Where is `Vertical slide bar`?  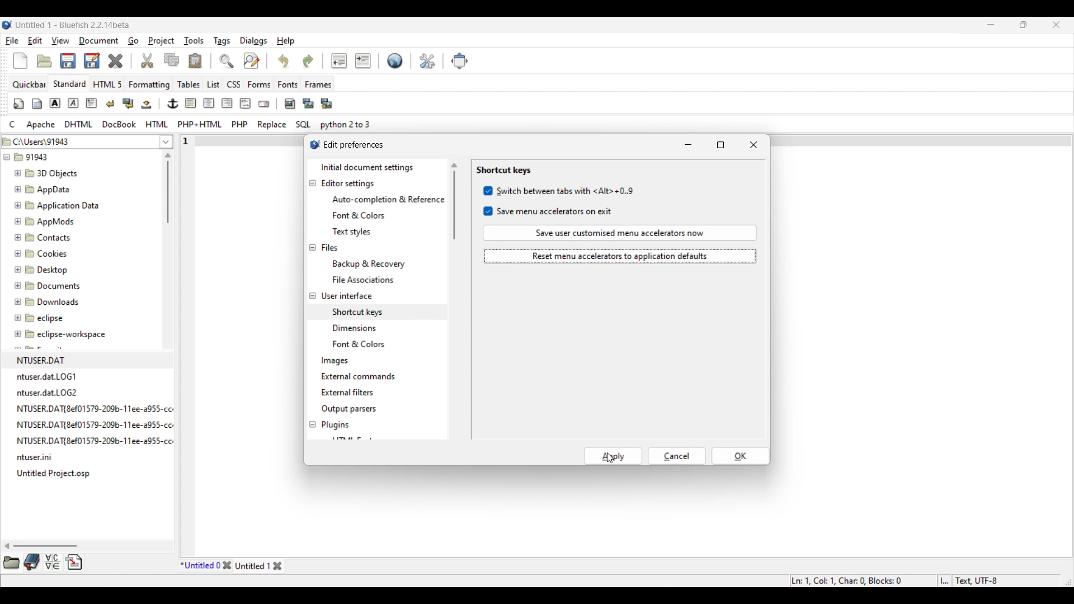
Vertical slide bar is located at coordinates (168, 188).